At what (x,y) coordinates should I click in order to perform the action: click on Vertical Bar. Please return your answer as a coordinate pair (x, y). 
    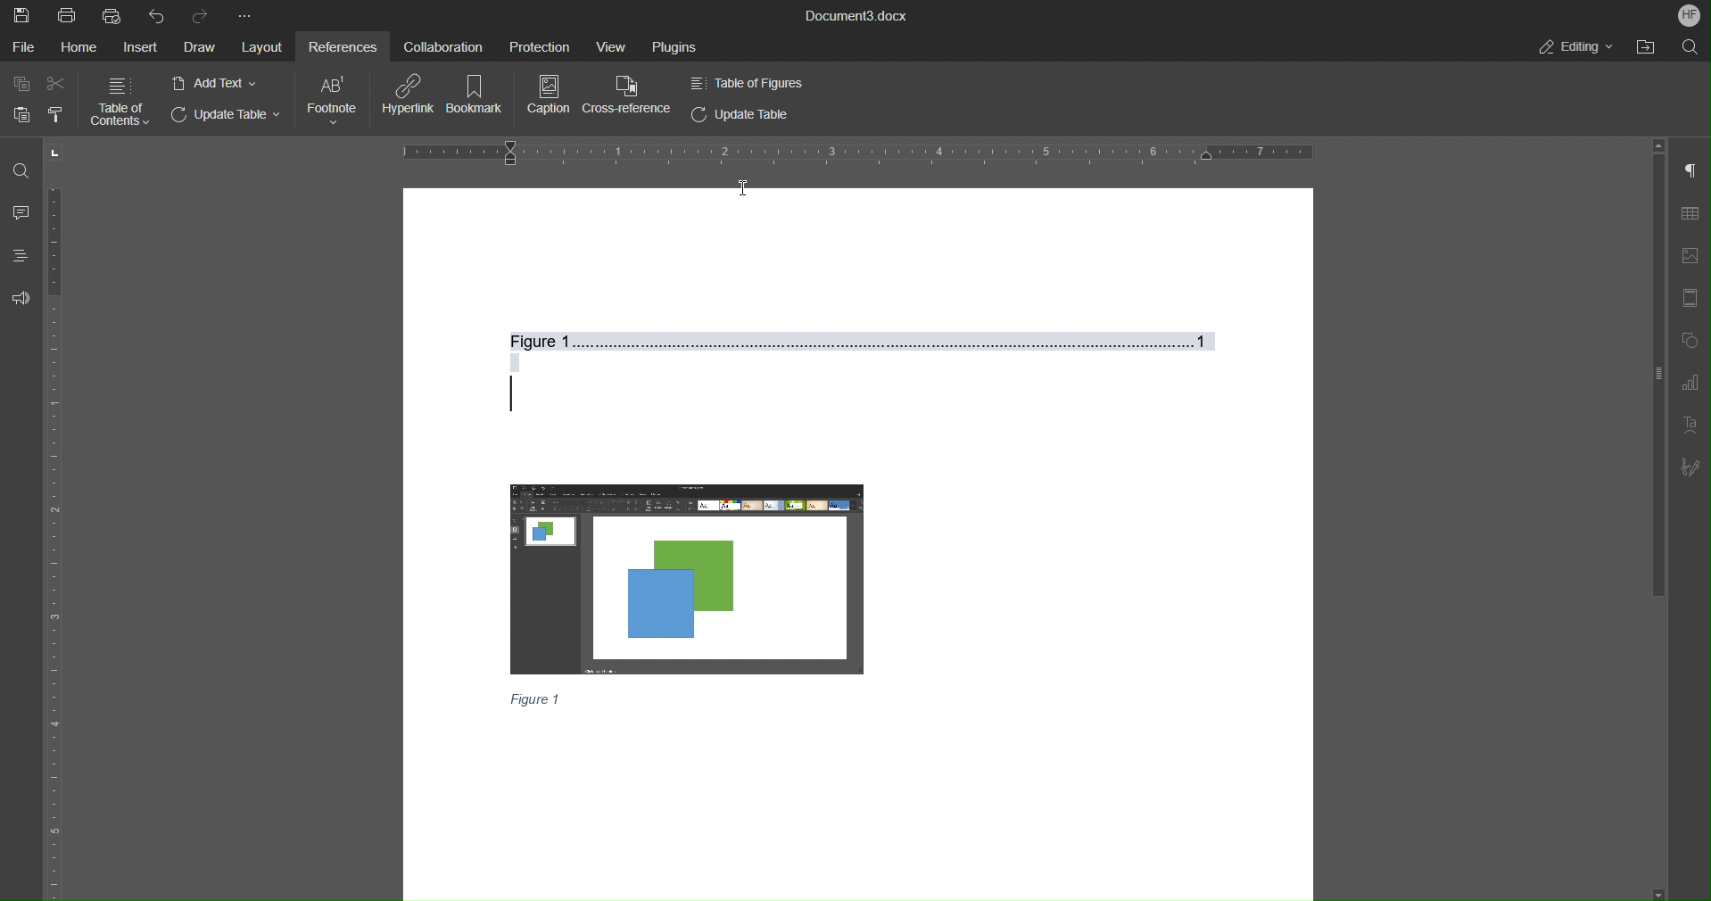
    Looking at the image, I should click on (1654, 368).